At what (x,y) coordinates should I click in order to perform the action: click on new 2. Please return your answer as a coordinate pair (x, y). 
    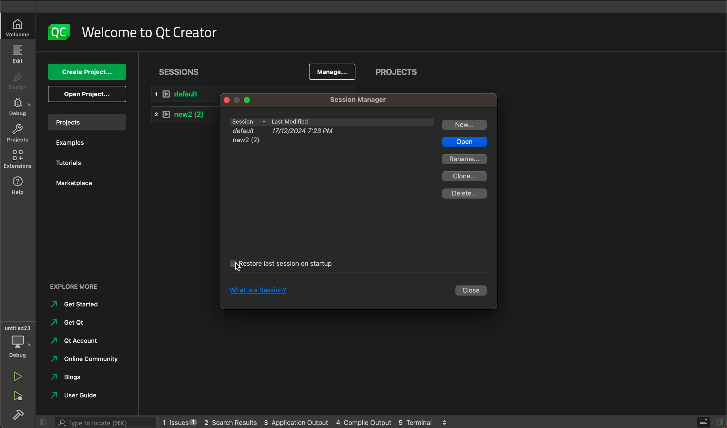
    Looking at the image, I should click on (182, 115).